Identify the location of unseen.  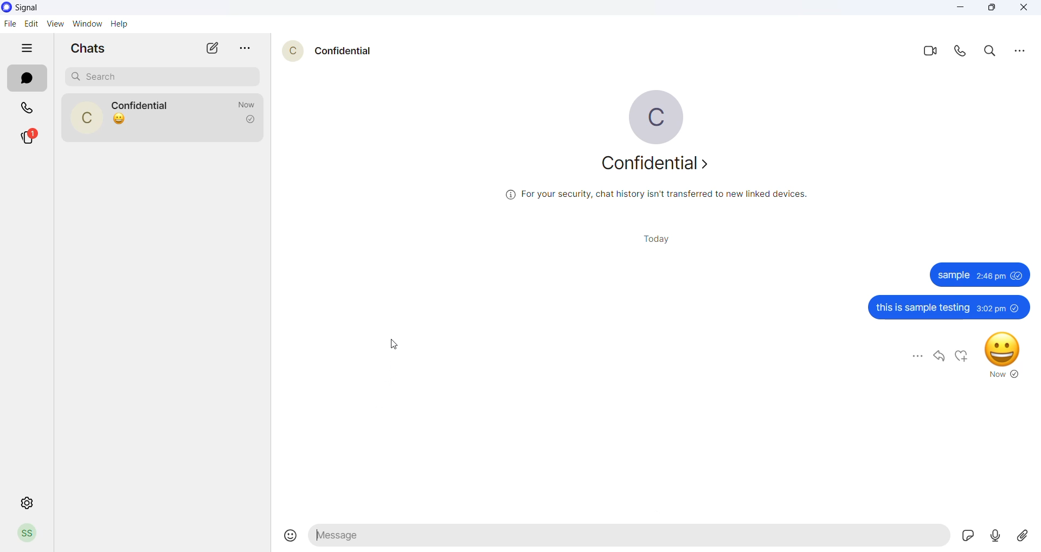
(1017, 307).